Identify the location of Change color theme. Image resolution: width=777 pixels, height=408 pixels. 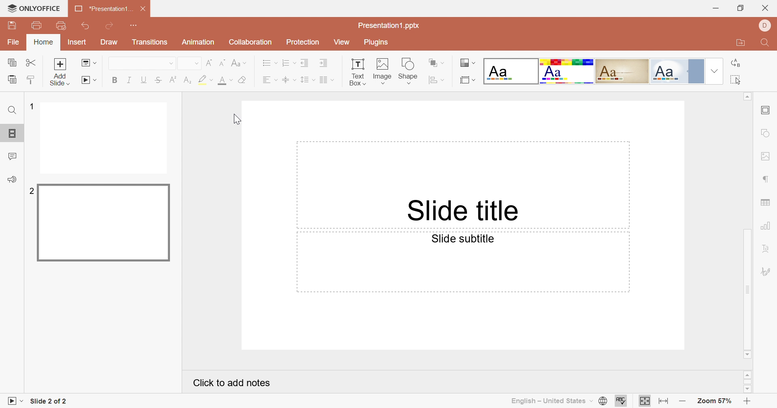
(468, 62).